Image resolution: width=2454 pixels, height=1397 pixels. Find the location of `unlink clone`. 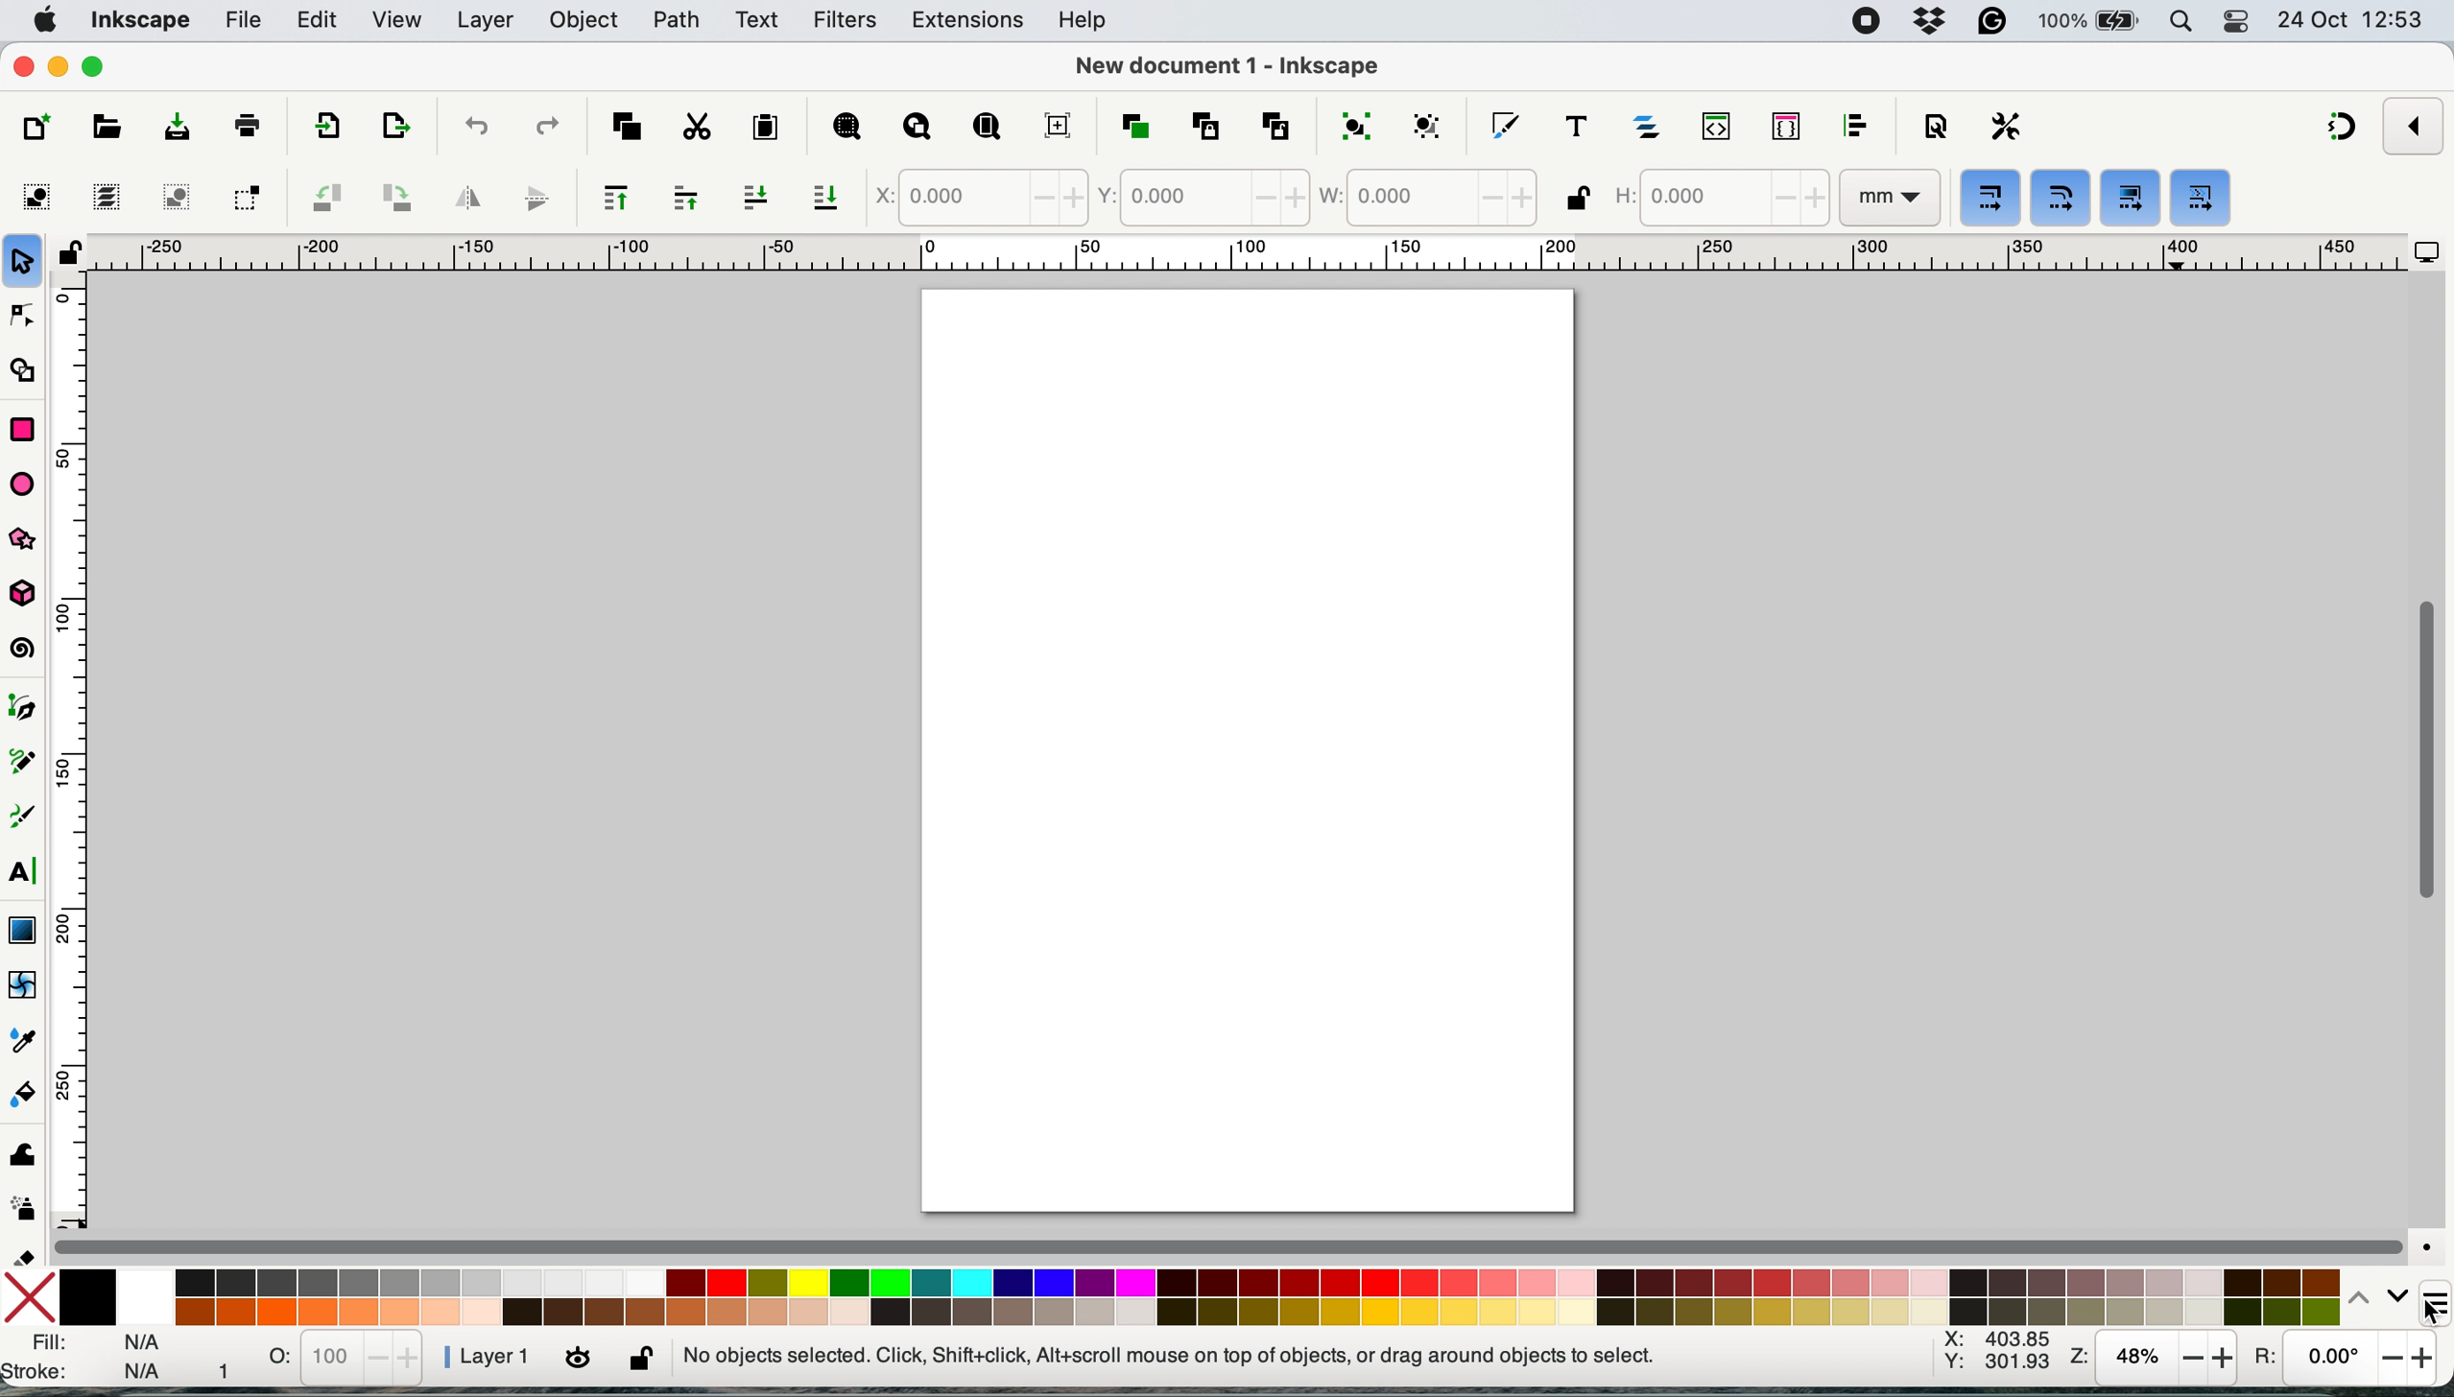

unlink clone is located at coordinates (1274, 125).